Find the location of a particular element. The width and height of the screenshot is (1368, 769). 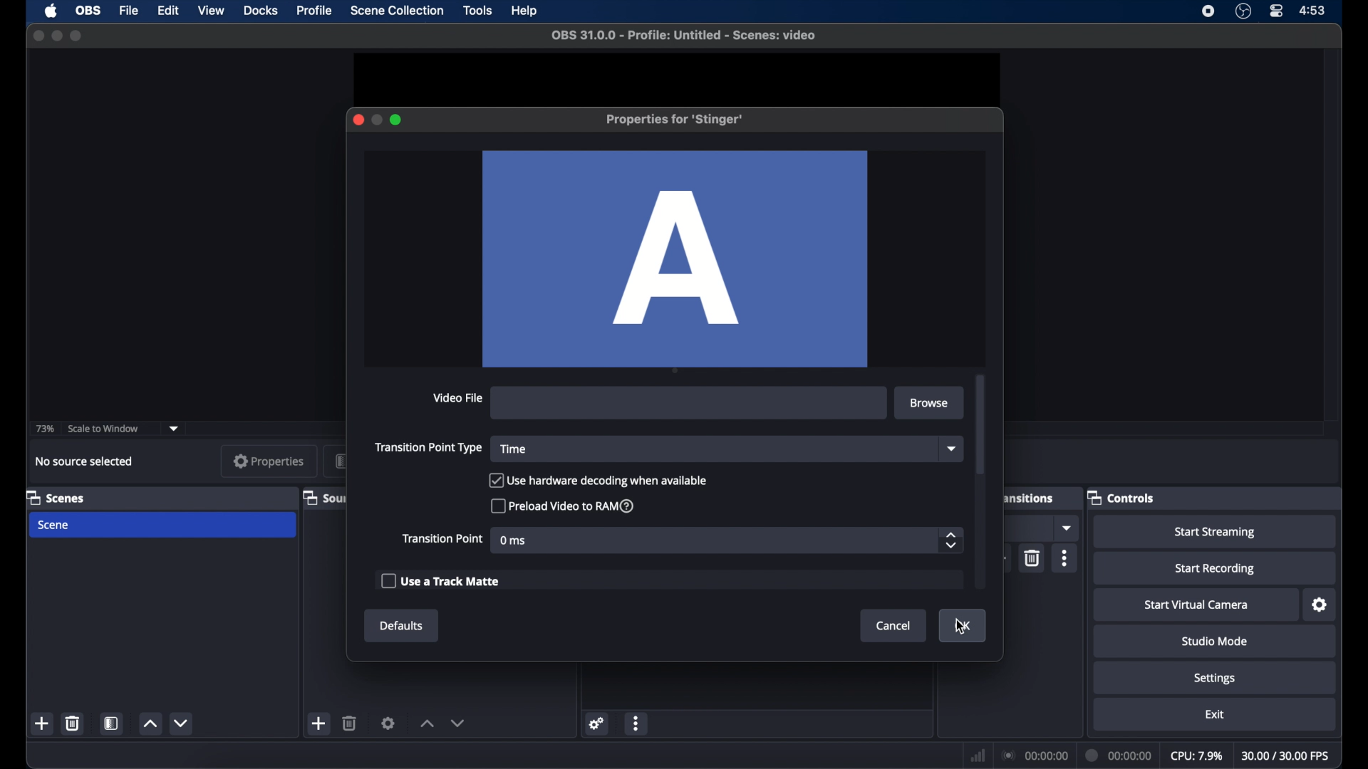

scene filters is located at coordinates (113, 723).